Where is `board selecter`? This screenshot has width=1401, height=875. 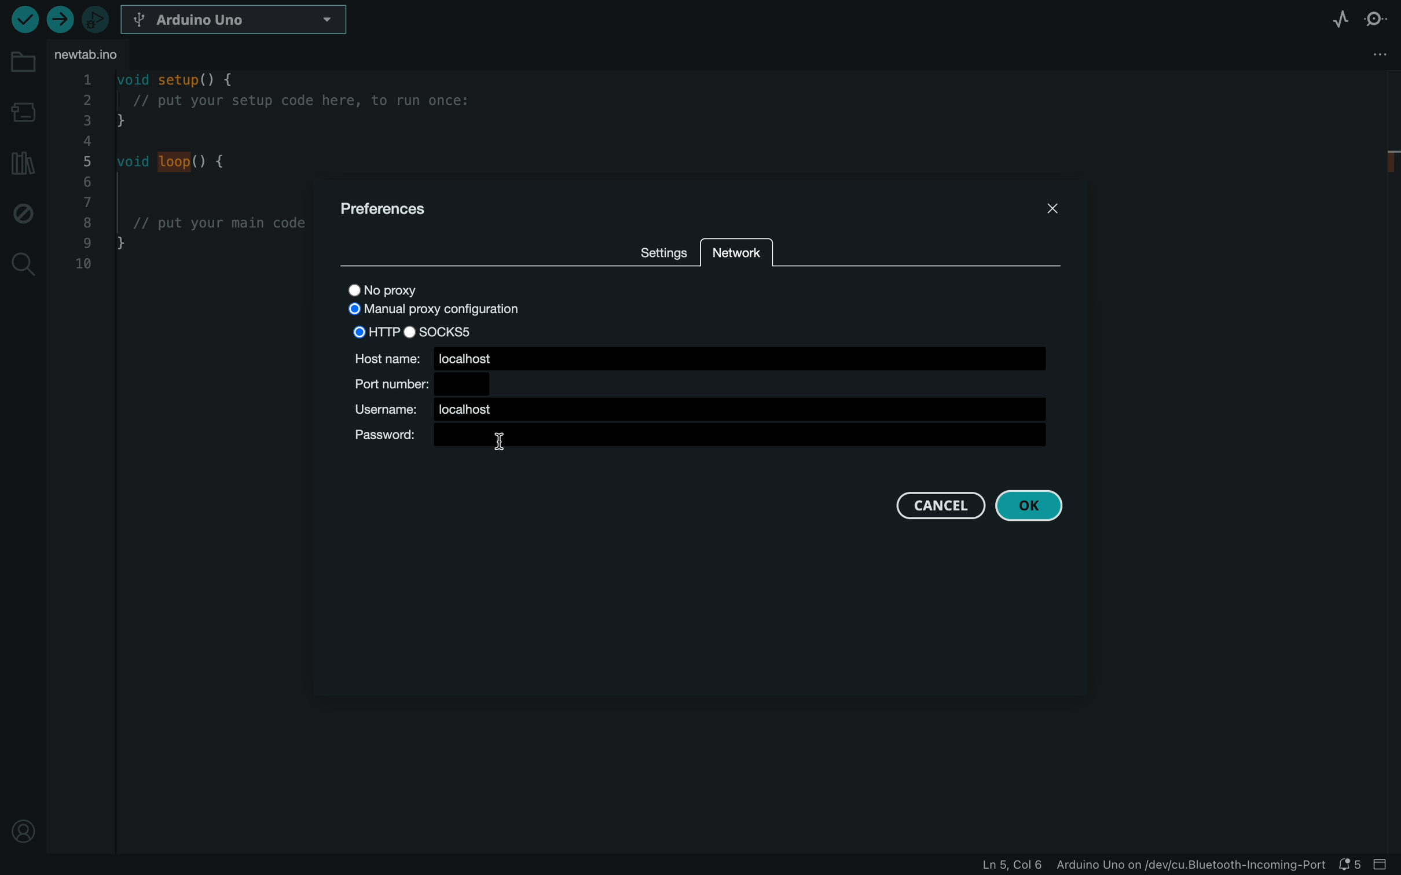
board selecter is located at coordinates (236, 20).